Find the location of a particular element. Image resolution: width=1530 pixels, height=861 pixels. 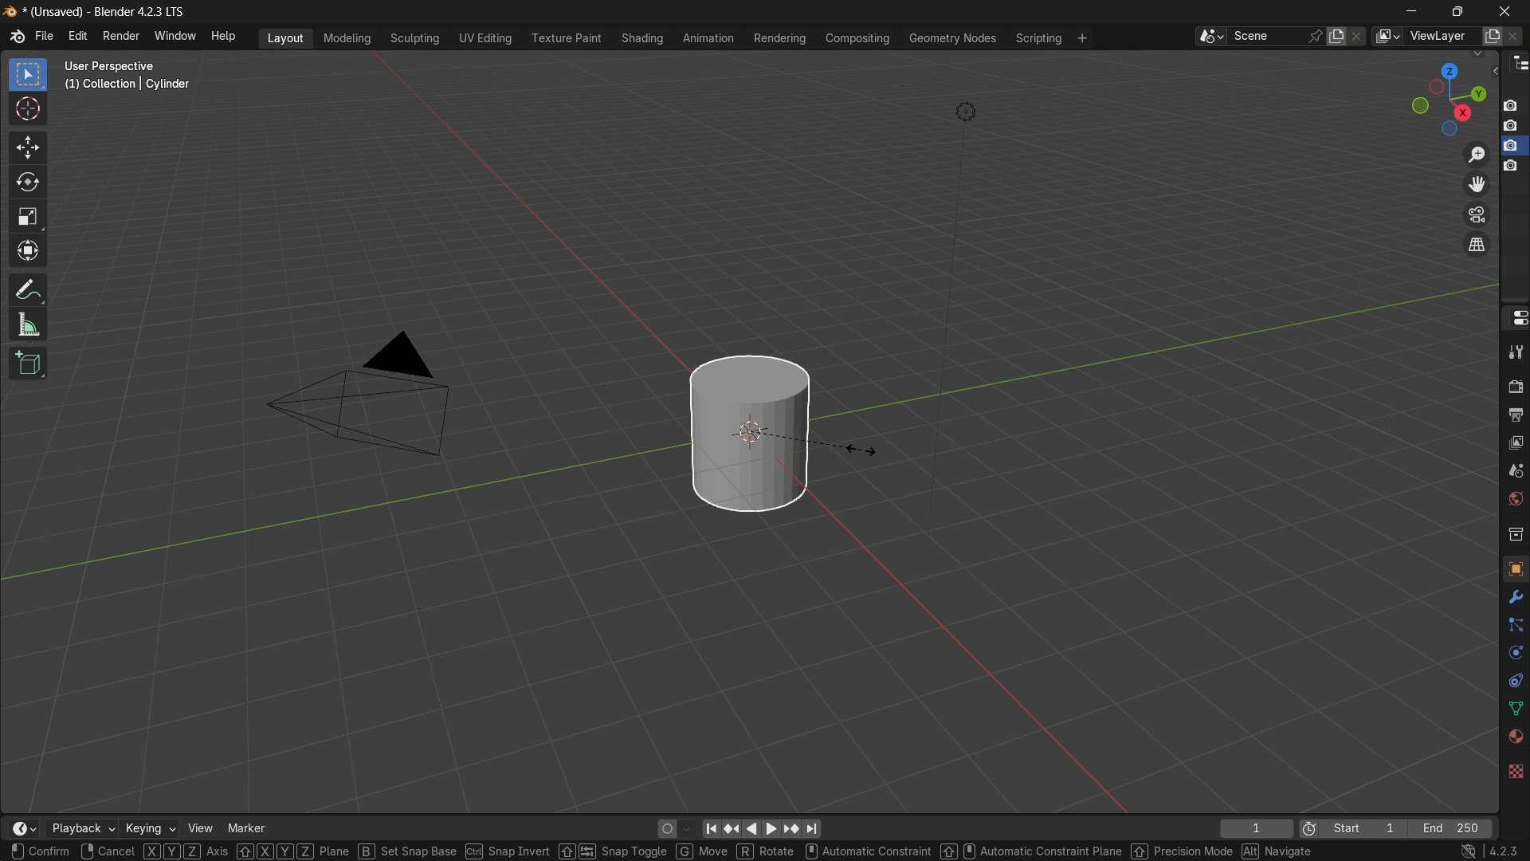

icon is located at coordinates (1309, 828).